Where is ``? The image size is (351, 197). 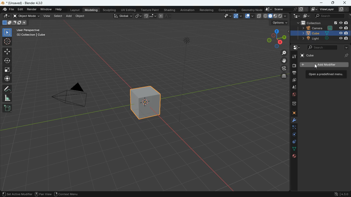
 is located at coordinates (340, 38).